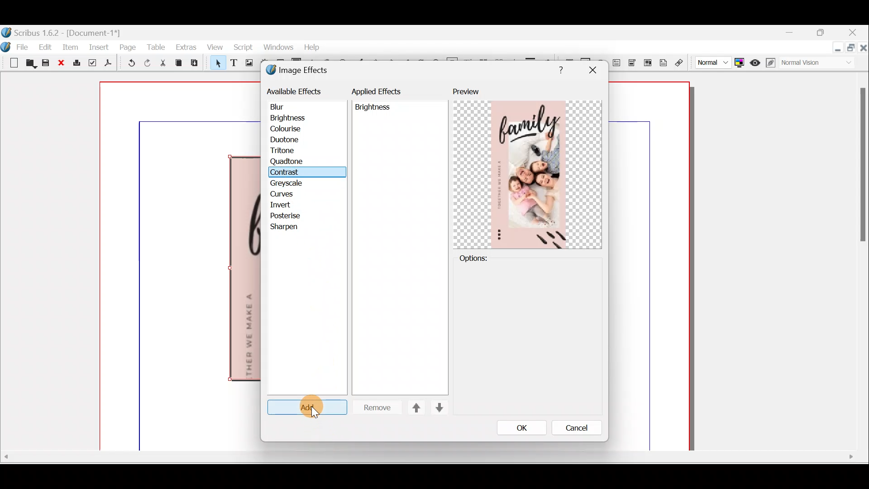 Image resolution: width=869 pixels, height=489 pixels. I want to click on Blur, so click(286, 107).